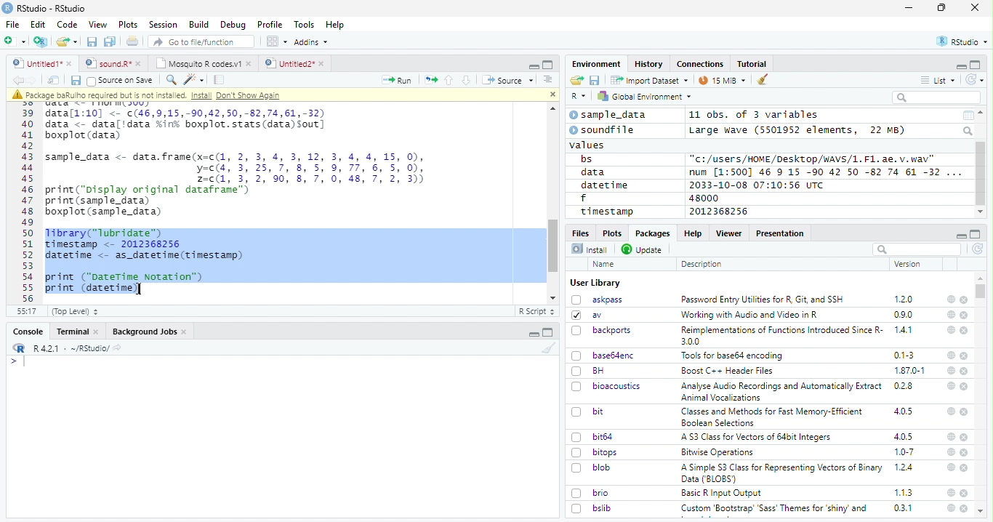  Describe the element at coordinates (595, 81) in the screenshot. I see `Save` at that location.